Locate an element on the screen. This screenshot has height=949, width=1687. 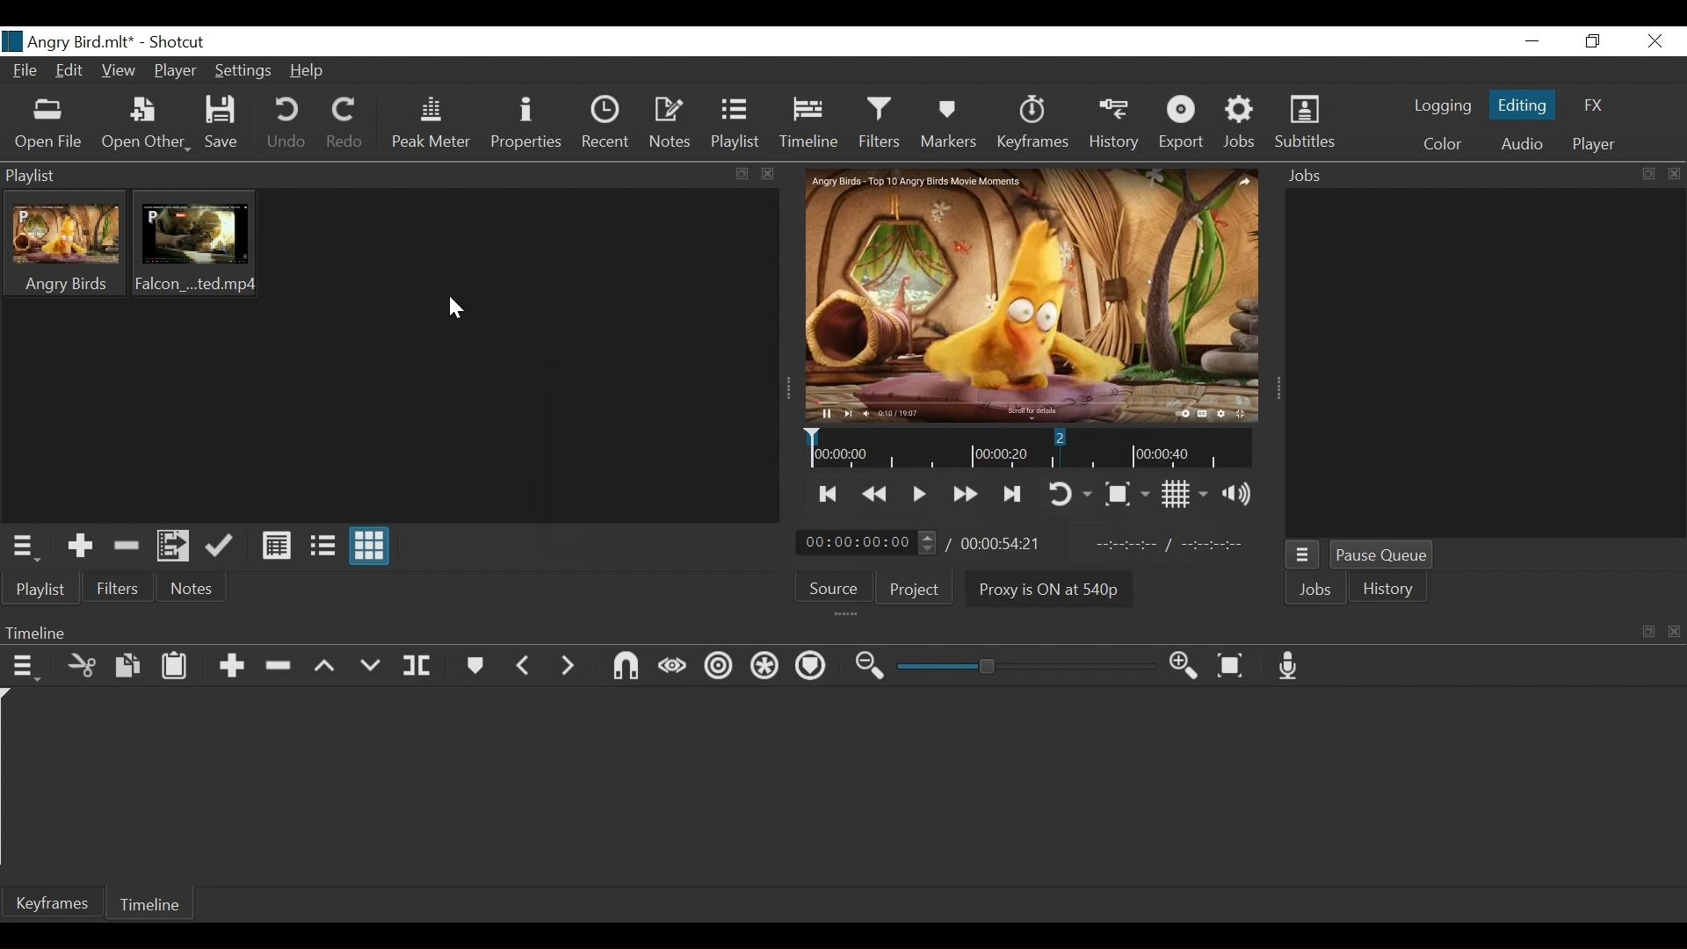
Timeline Panel is located at coordinates (837, 629).